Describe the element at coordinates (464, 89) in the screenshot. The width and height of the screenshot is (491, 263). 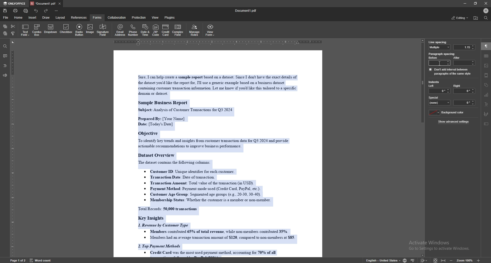
I see `right indent` at that location.